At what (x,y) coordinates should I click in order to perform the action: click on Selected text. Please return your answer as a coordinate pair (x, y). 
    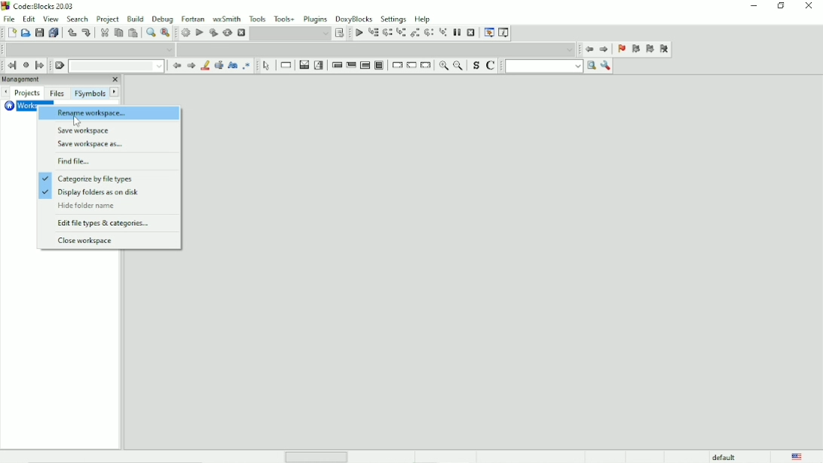
    Looking at the image, I should click on (218, 66).